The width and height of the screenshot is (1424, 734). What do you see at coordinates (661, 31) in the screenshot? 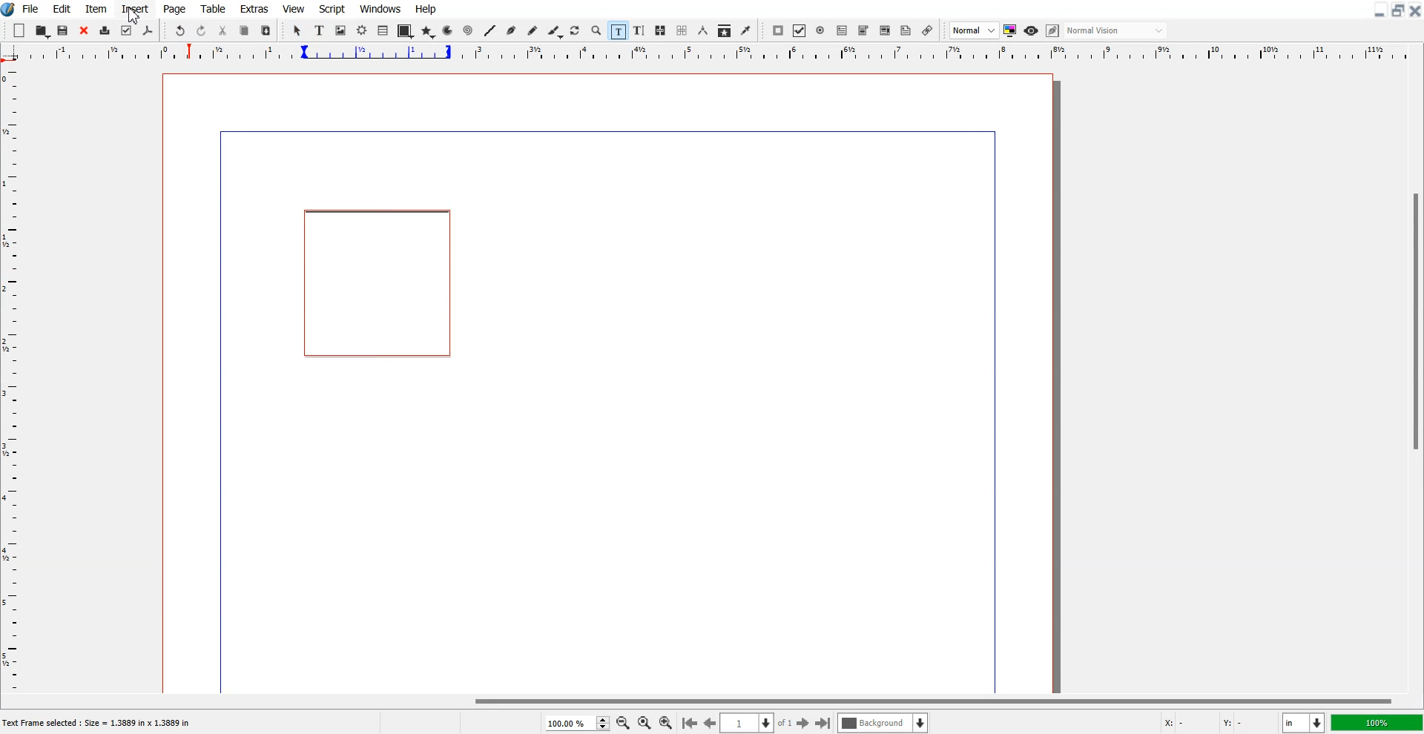
I see `Link text frame` at bounding box center [661, 31].